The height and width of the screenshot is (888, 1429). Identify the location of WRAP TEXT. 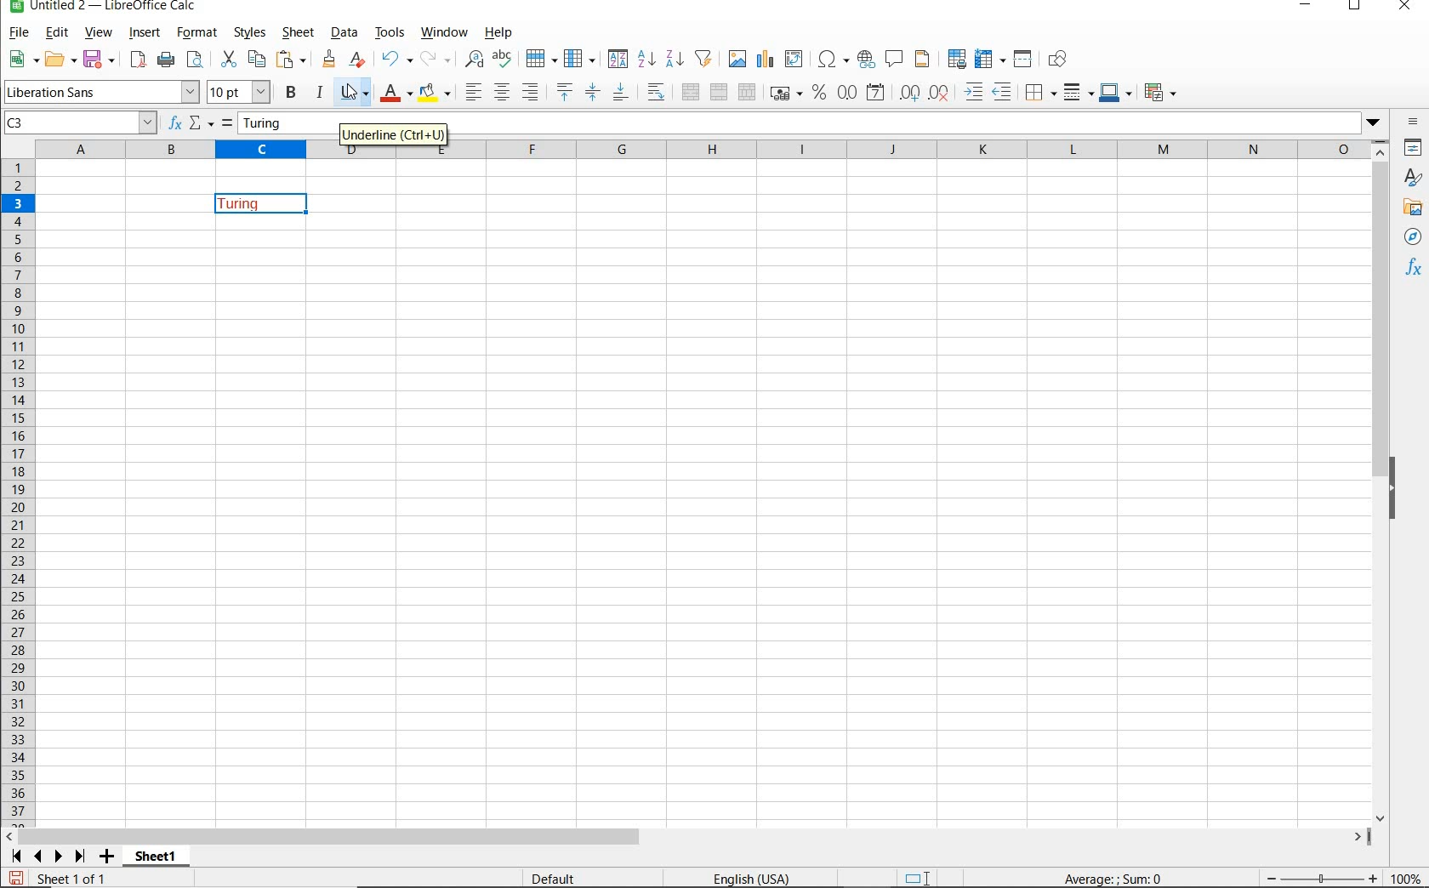
(657, 94).